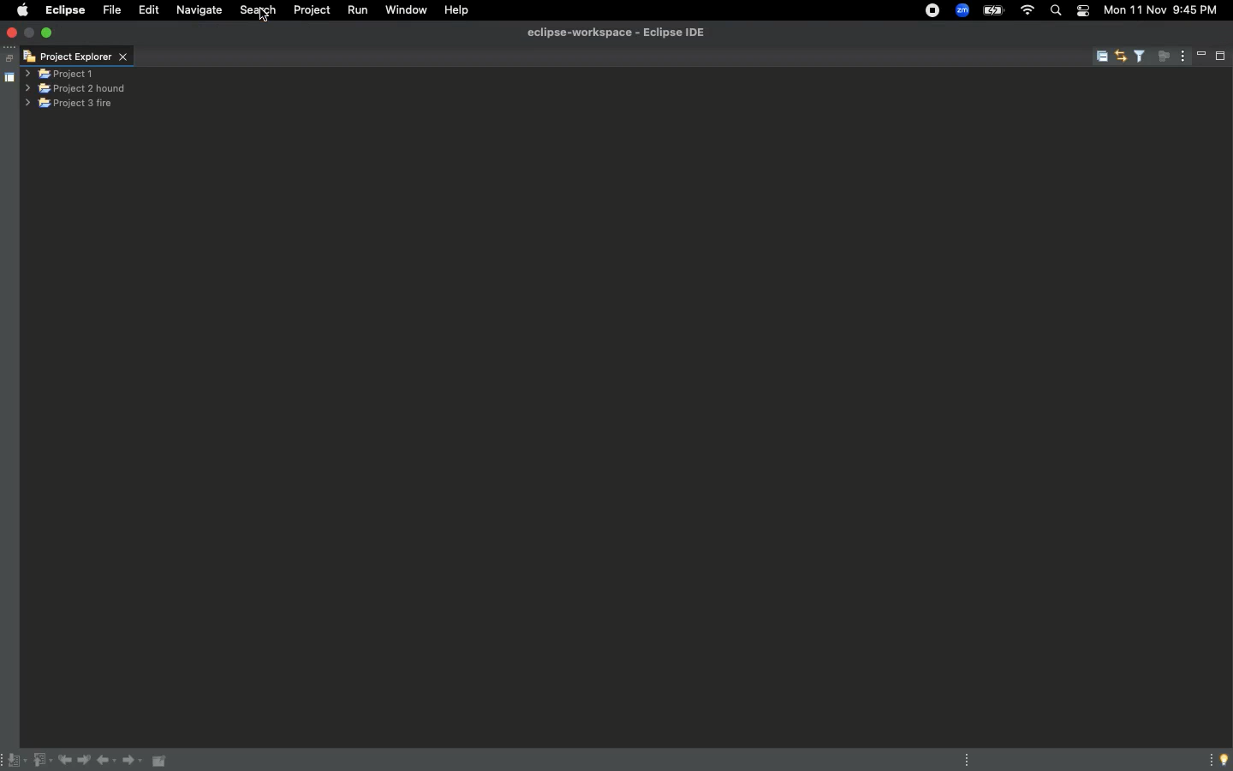 The width and height of the screenshot is (1233, 771). I want to click on Previous edit location, so click(68, 761).